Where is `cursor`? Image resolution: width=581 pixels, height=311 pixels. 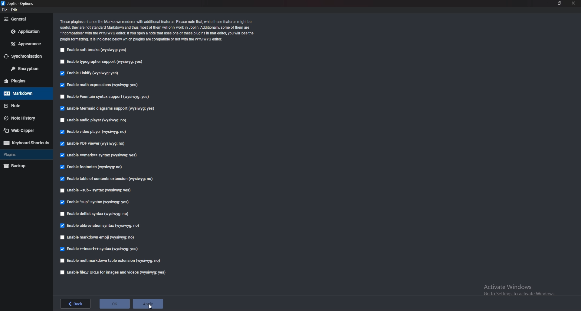 cursor is located at coordinates (151, 307).